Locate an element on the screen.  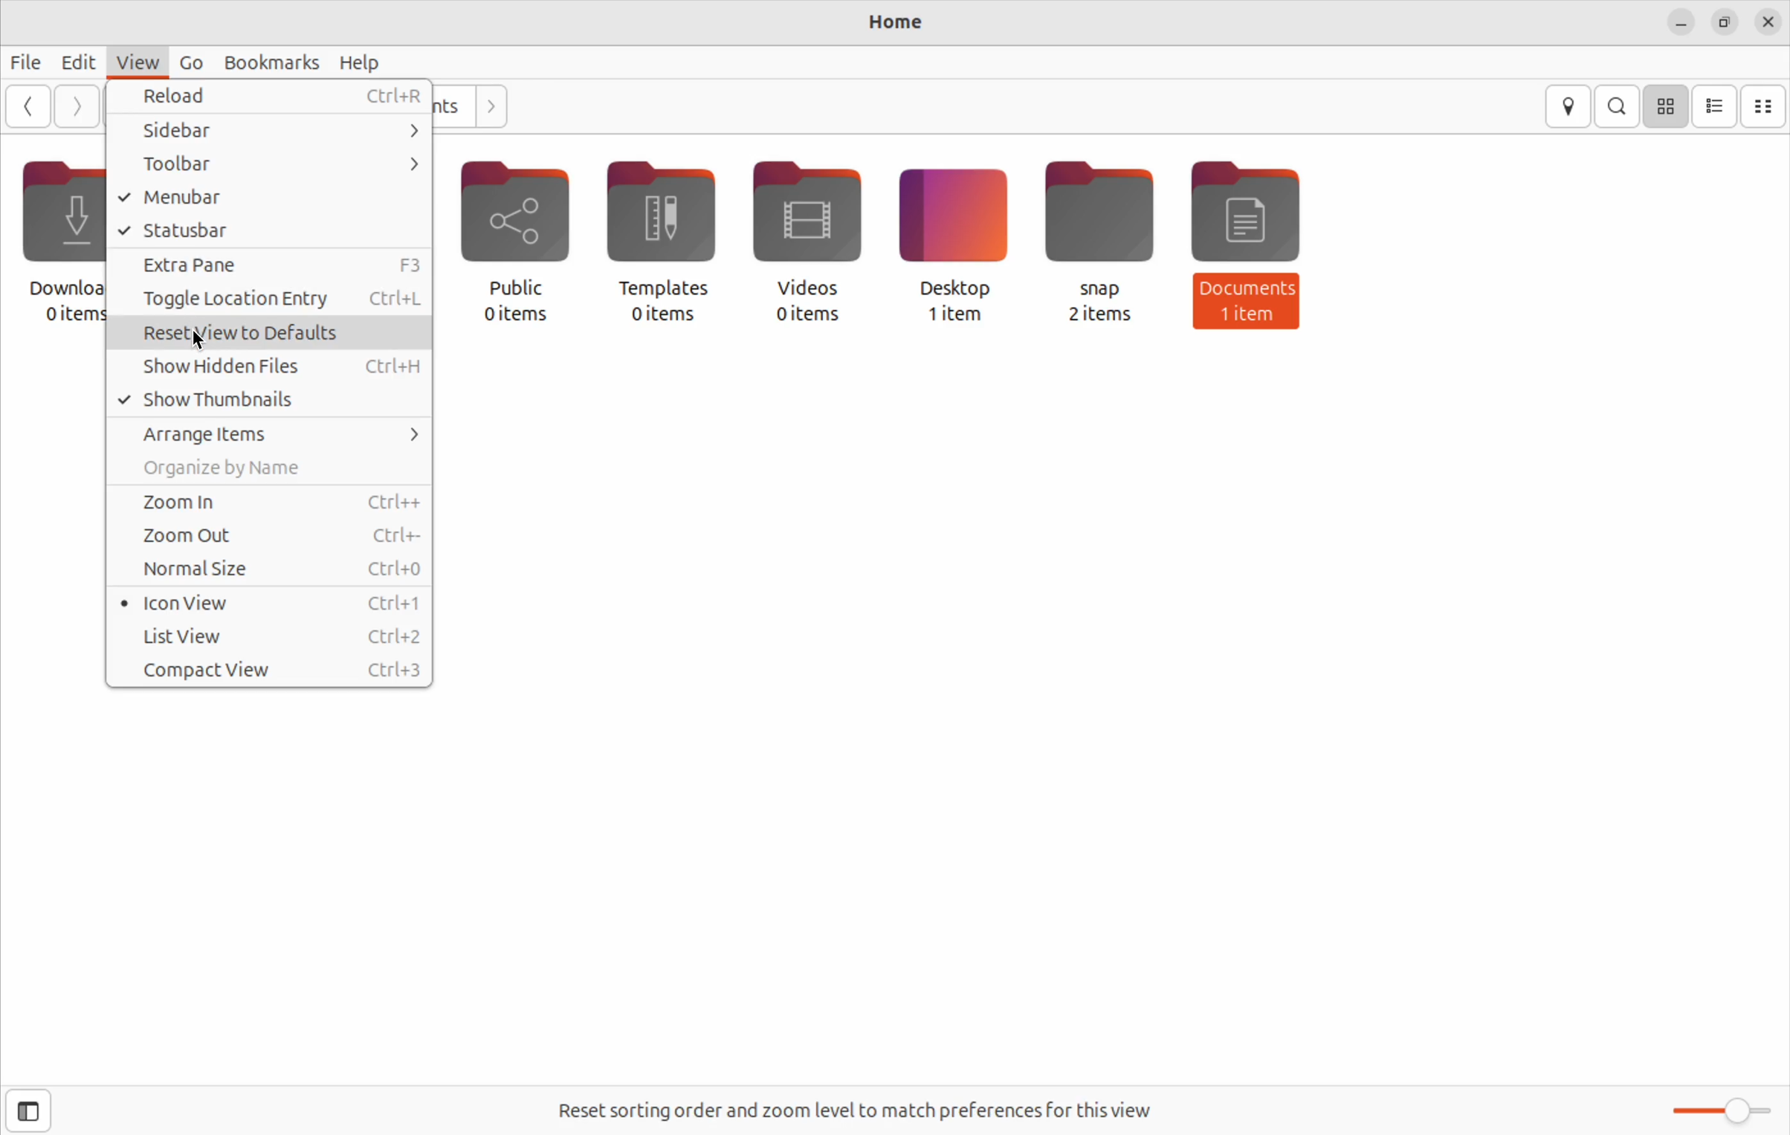
Toolbar is located at coordinates (271, 167).